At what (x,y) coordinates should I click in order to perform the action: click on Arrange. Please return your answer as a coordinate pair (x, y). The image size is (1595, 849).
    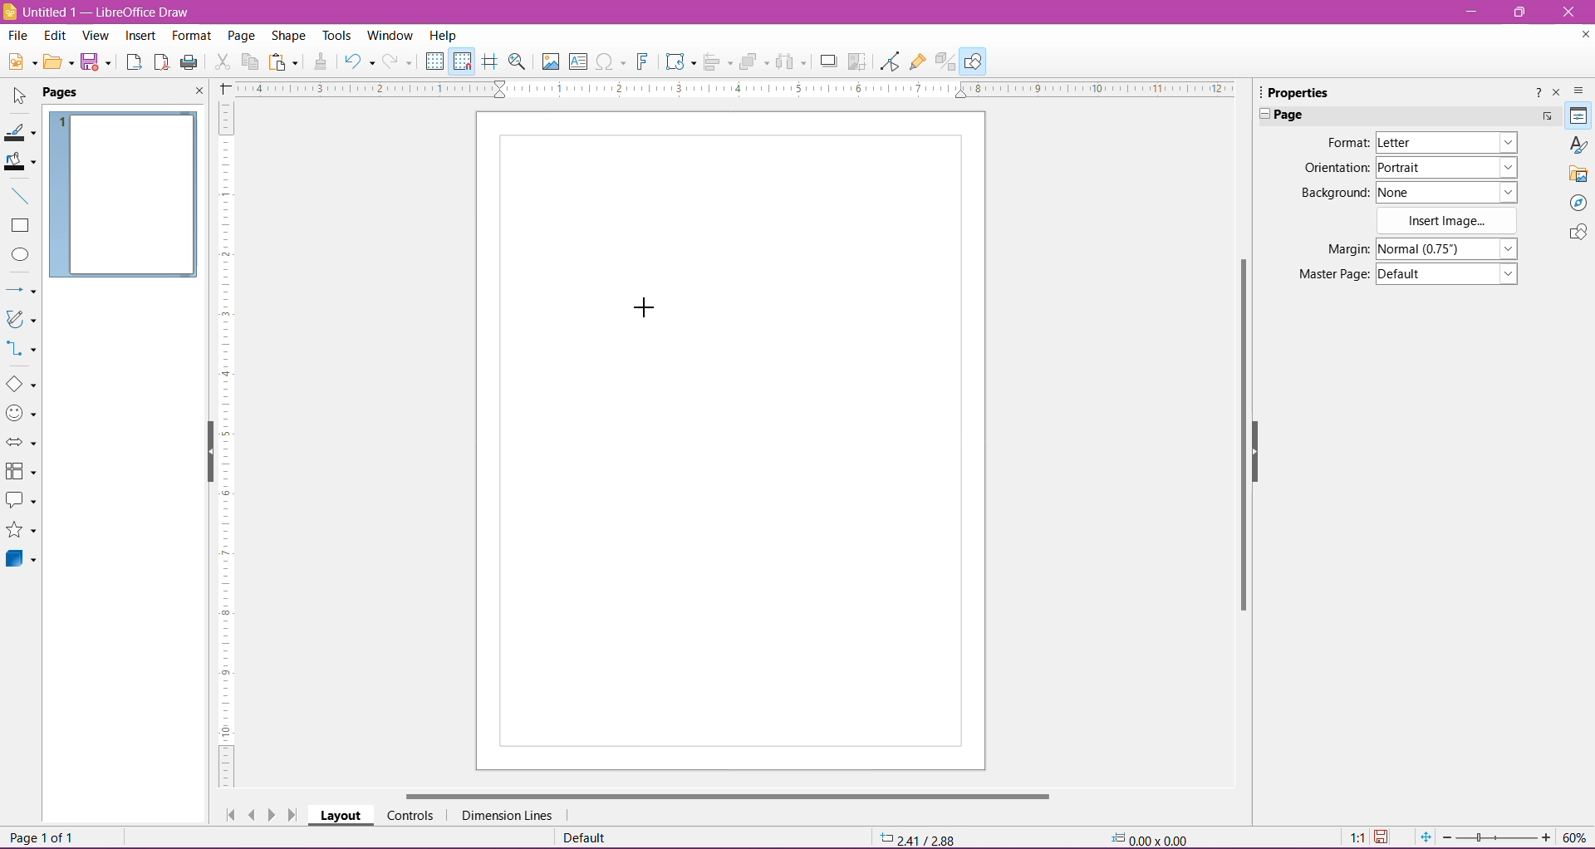
    Looking at the image, I should click on (753, 61).